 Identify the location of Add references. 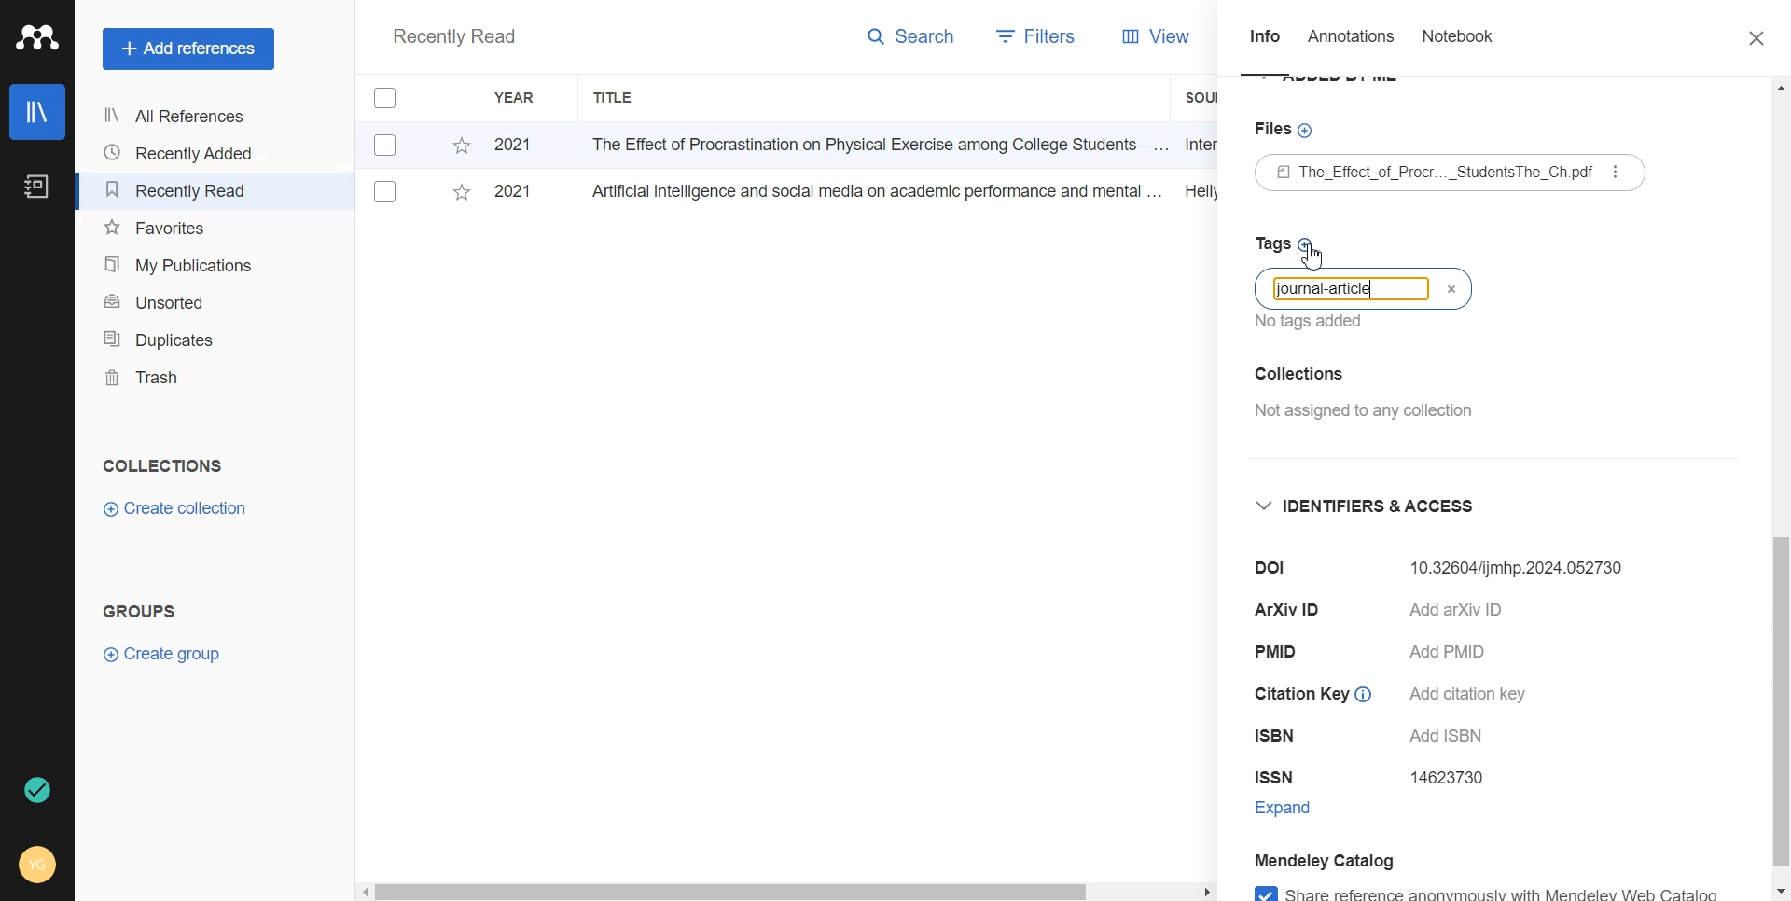
(188, 49).